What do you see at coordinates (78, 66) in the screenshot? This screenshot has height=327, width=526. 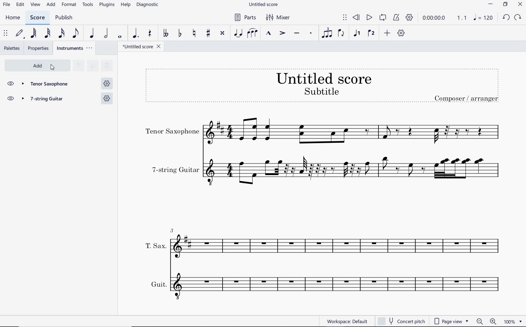 I see `up` at bounding box center [78, 66].